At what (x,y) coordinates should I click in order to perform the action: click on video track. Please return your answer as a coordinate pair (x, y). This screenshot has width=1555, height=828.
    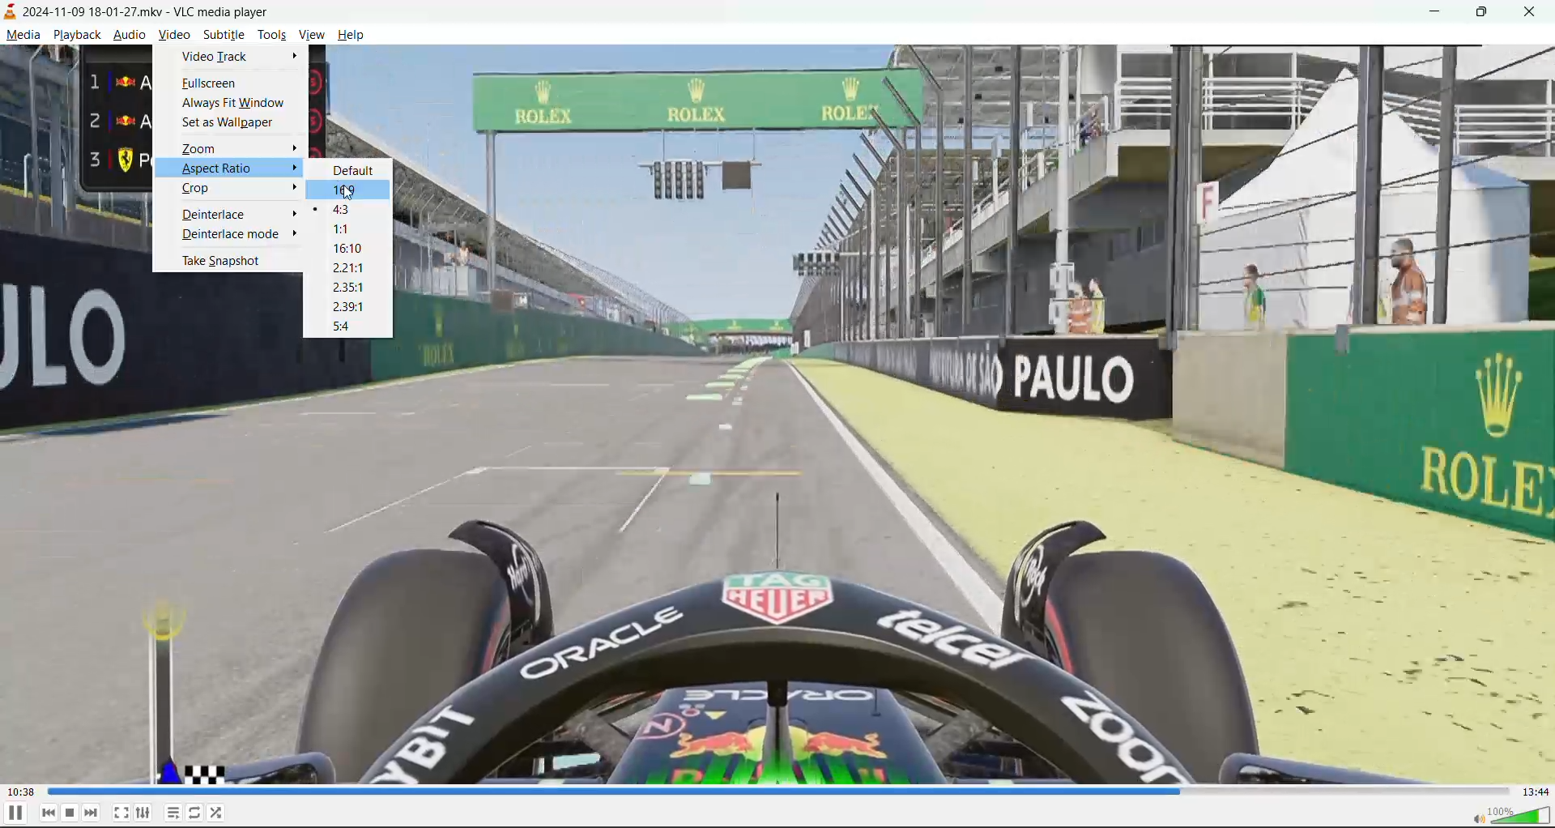
    Looking at the image, I should click on (216, 56).